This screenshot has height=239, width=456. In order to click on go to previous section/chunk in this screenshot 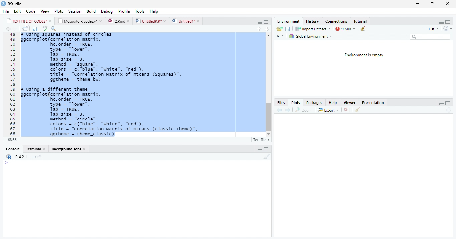, I will do `click(258, 29)`.